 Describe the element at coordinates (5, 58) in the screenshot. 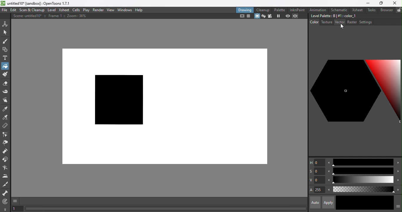

I see `Type tool` at that location.